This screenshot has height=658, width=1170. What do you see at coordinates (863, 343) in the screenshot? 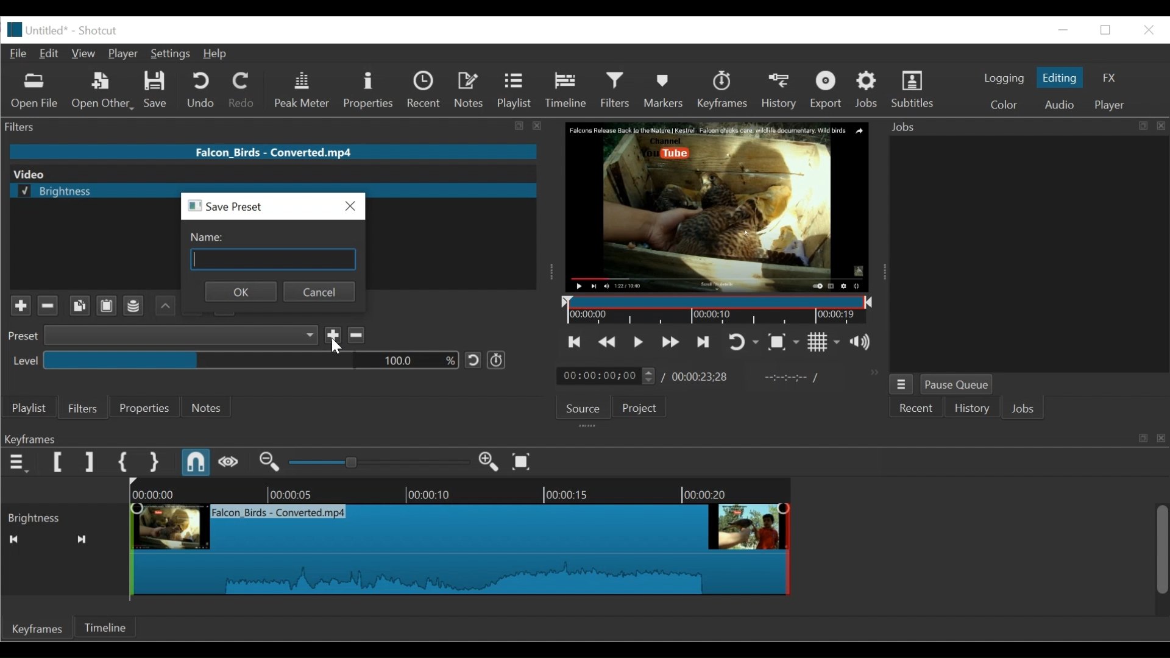
I see `Show the volume control` at bounding box center [863, 343].